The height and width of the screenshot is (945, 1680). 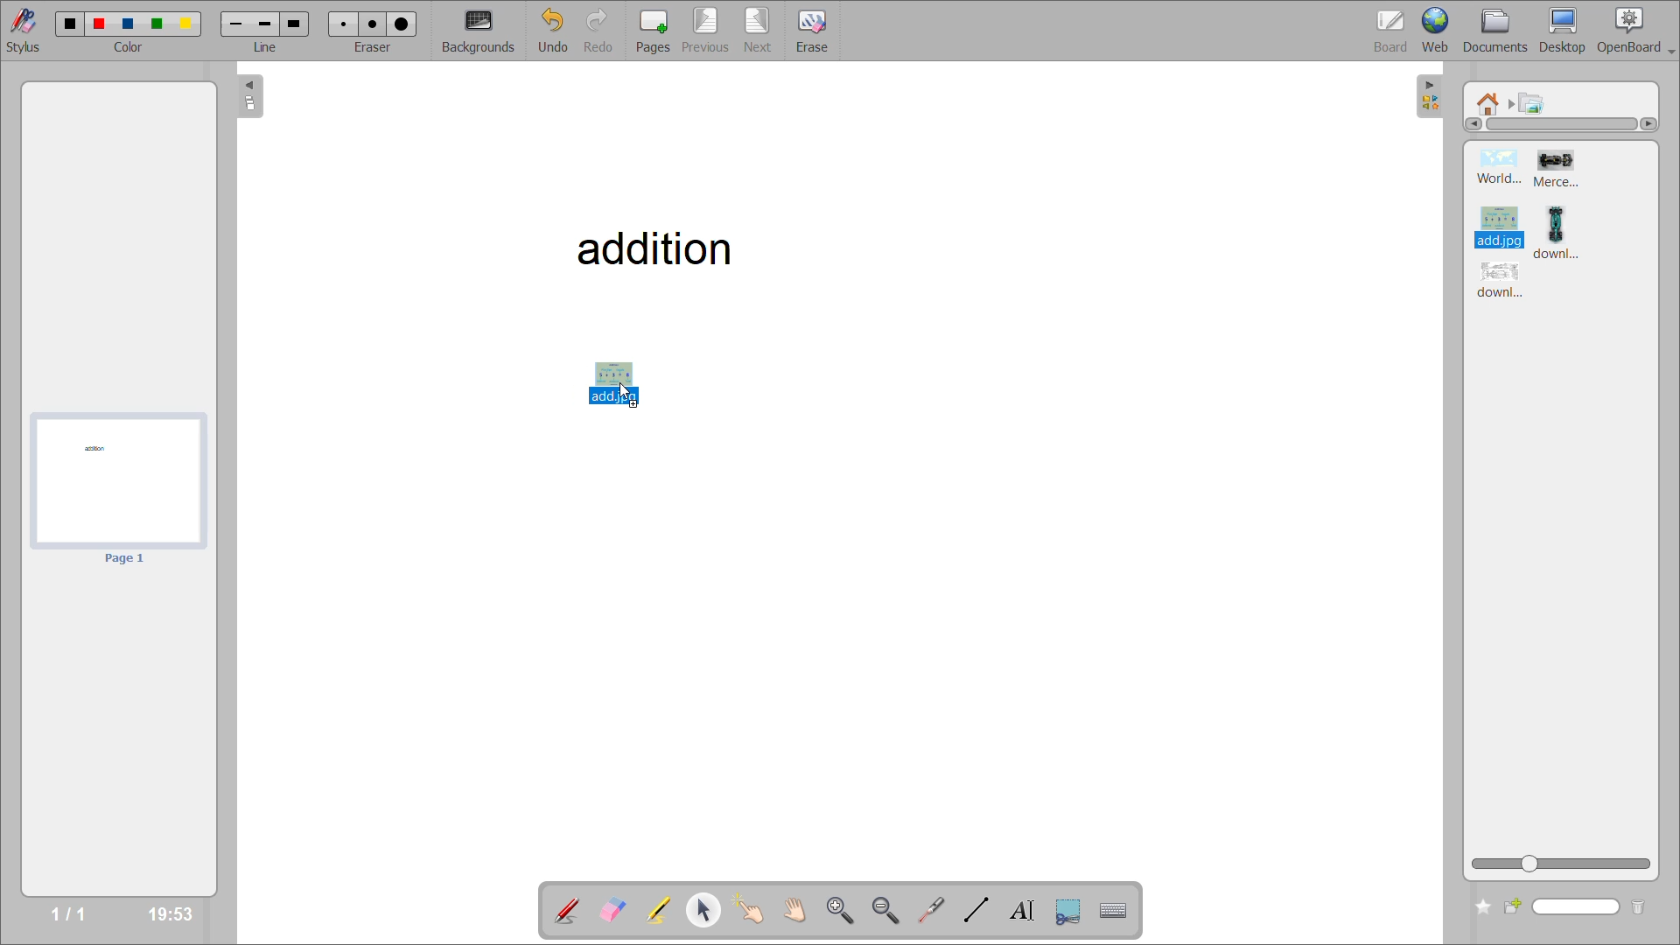 What do you see at coordinates (1500, 168) in the screenshot?
I see `image 1` at bounding box center [1500, 168].